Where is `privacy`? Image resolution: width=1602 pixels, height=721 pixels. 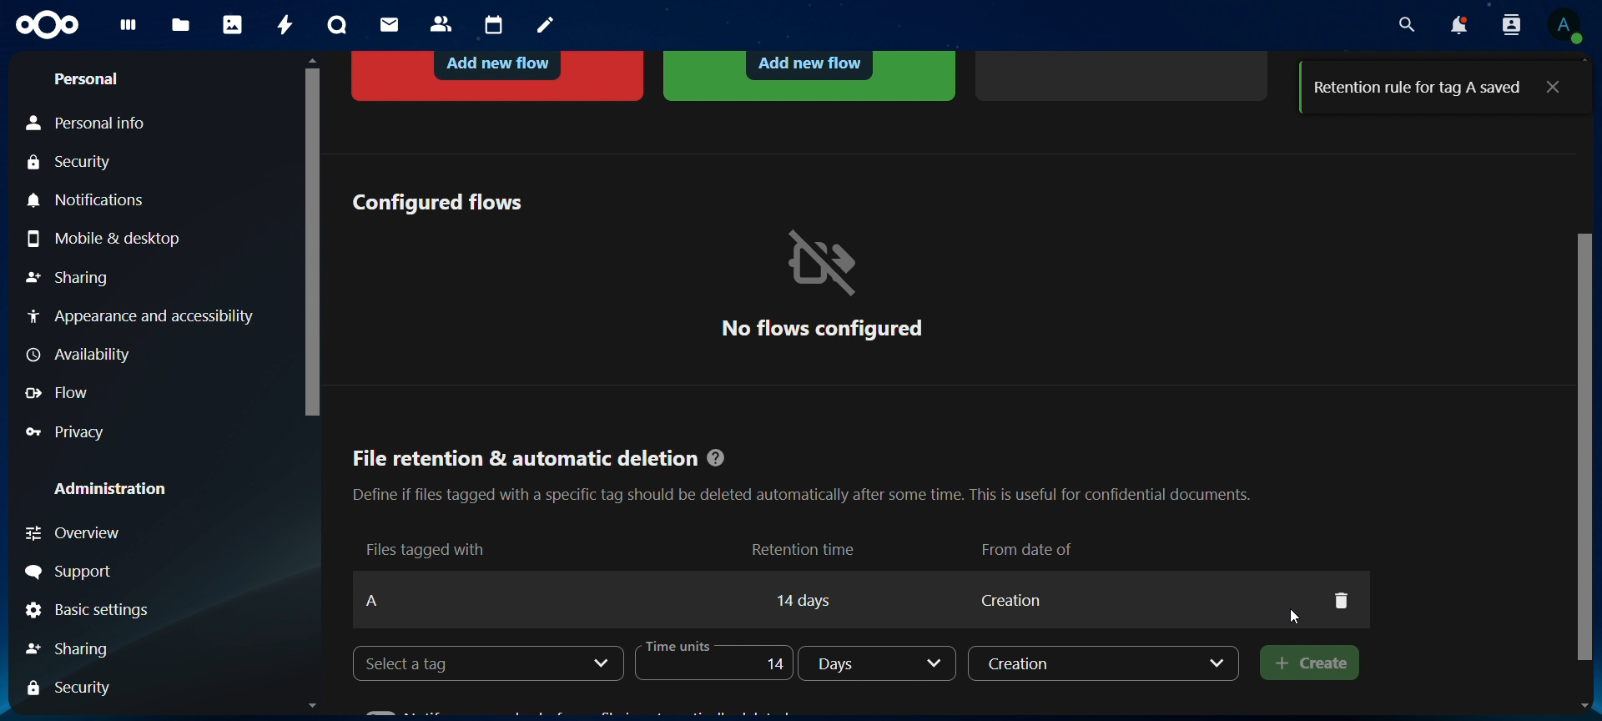 privacy is located at coordinates (76, 431).